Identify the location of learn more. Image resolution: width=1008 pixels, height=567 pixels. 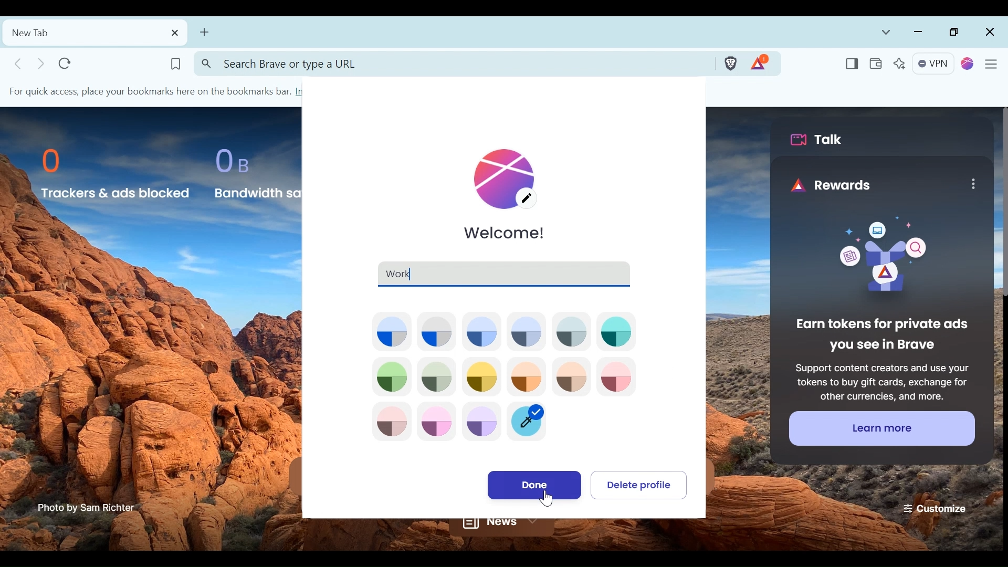
(881, 428).